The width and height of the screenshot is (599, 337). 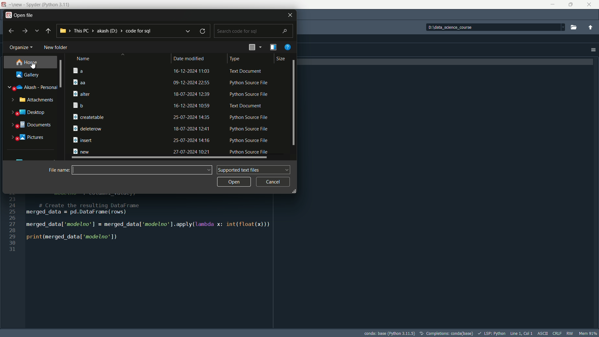 What do you see at coordinates (562, 27) in the screenshot?
I see `Dropdown` at bounding box center [562, 27].